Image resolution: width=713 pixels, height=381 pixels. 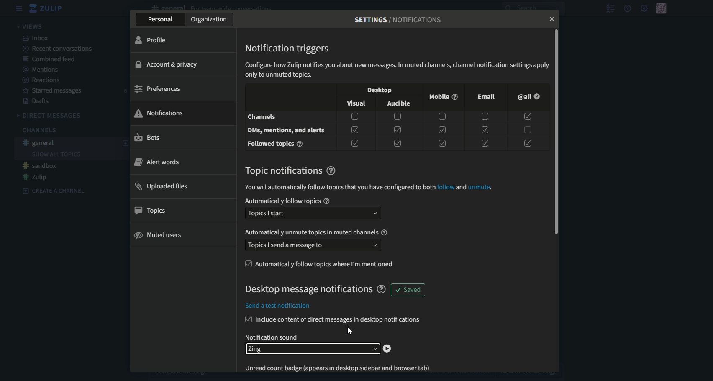 I want to click on text, so click(x=339, y=320).